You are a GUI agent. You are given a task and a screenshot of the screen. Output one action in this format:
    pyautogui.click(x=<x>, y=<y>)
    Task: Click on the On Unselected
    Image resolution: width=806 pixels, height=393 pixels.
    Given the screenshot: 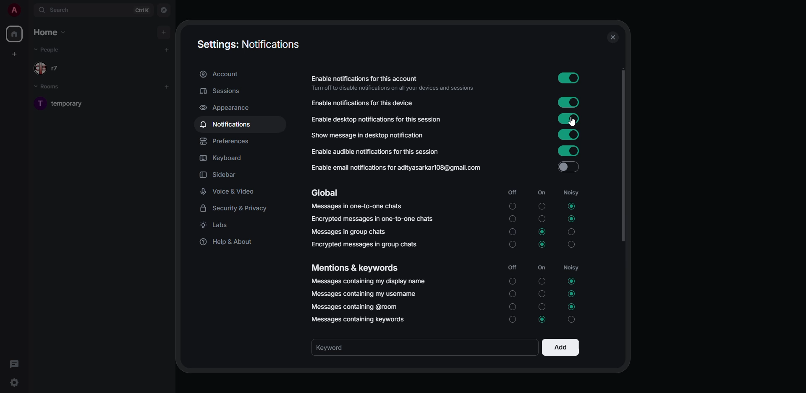 What is the action you would take?
    pyautogui.click(x=542, y=281)
    